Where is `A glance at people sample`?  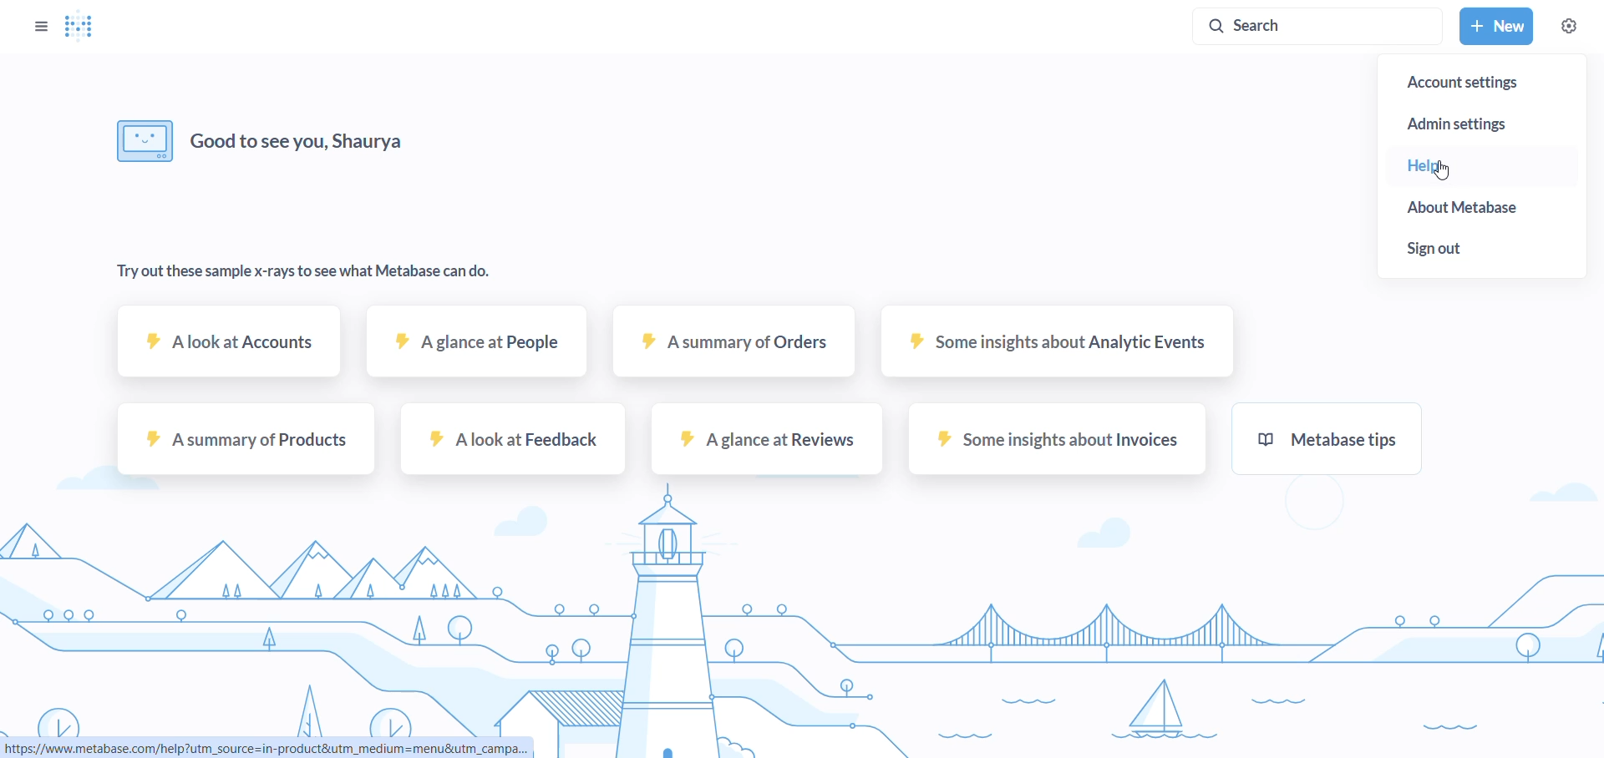
A glance at people sample is located at coordinates (478, 350).